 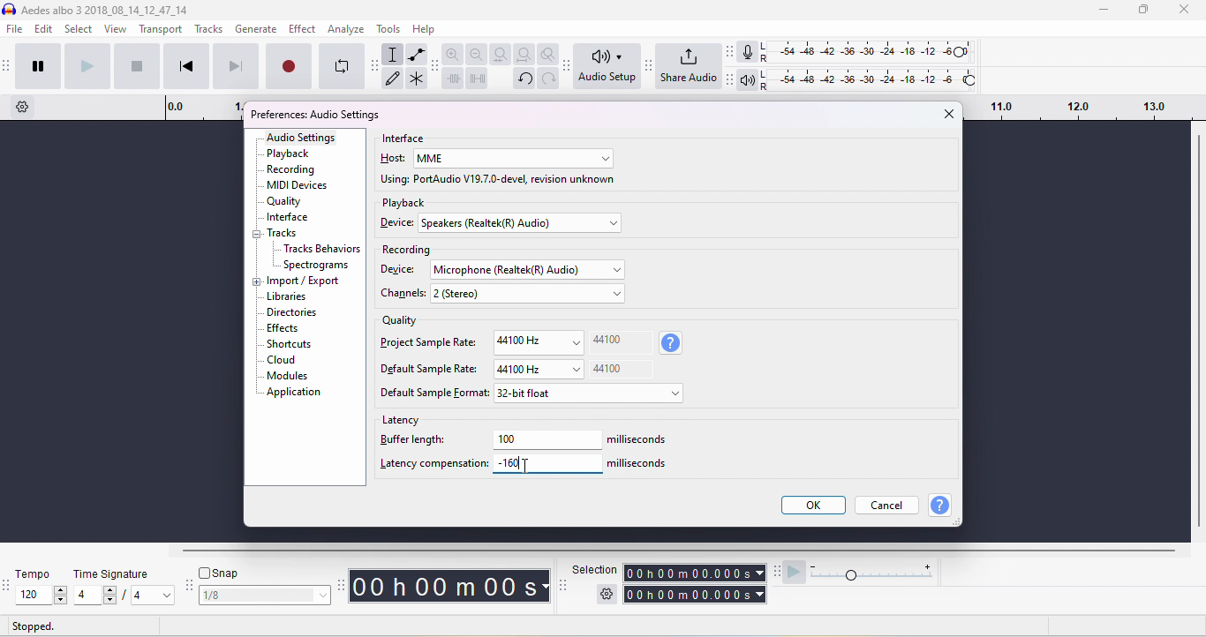 I want to click on share audio, so click(x=689, y=68).